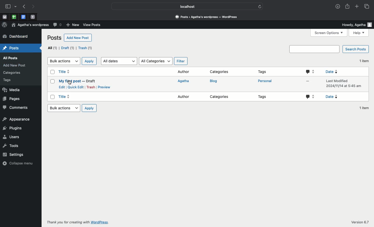 This screenshot has height=227, width=374. What do you see at coordinates (184, 72) in the screenshot?
I see `Author` at bounding box center [184, 72].